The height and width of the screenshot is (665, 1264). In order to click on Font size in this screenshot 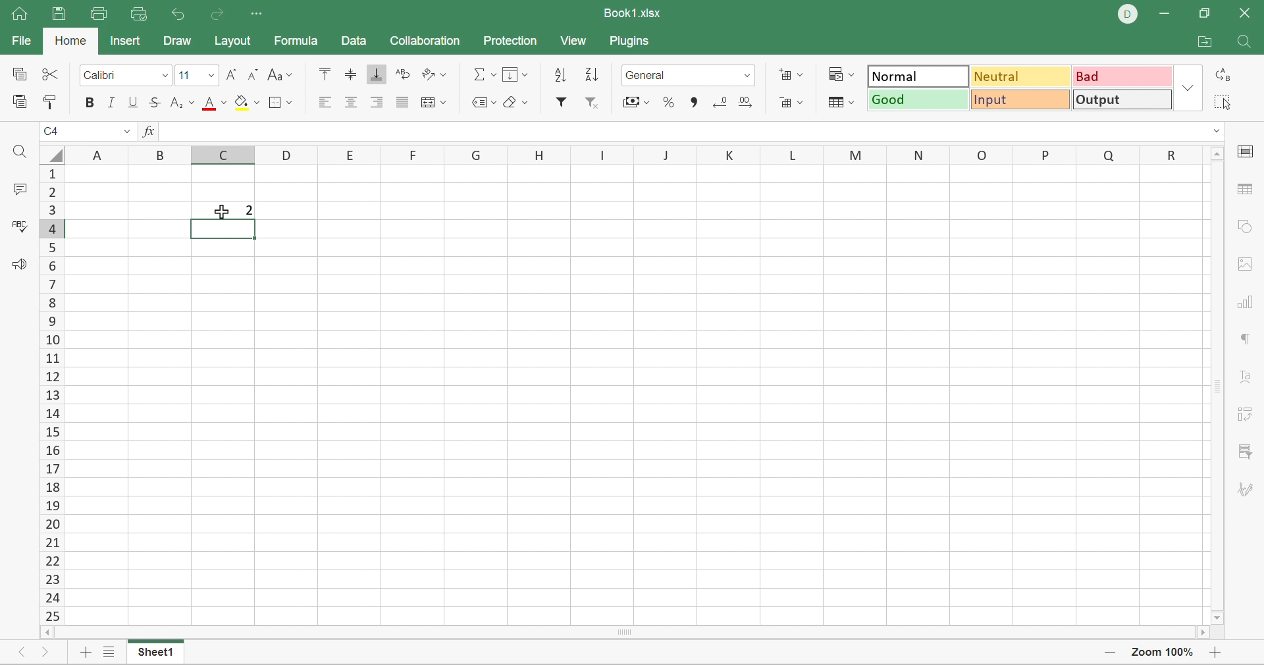, I will do `click(185, 76)`.